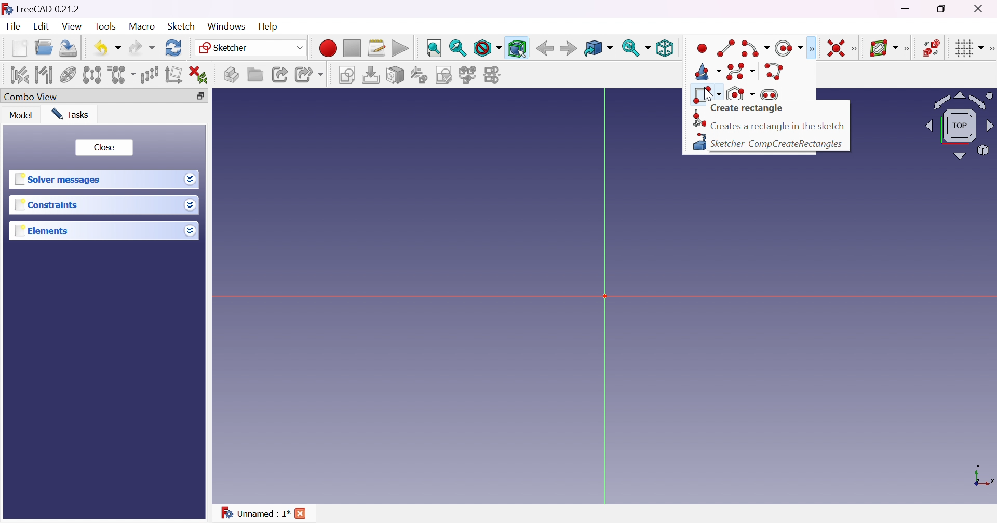 This screenshot has height=523, width=997. Describe the element at coordinates (856, 49) in the screenshot. I see `[Sketcher constraints]` at that location.